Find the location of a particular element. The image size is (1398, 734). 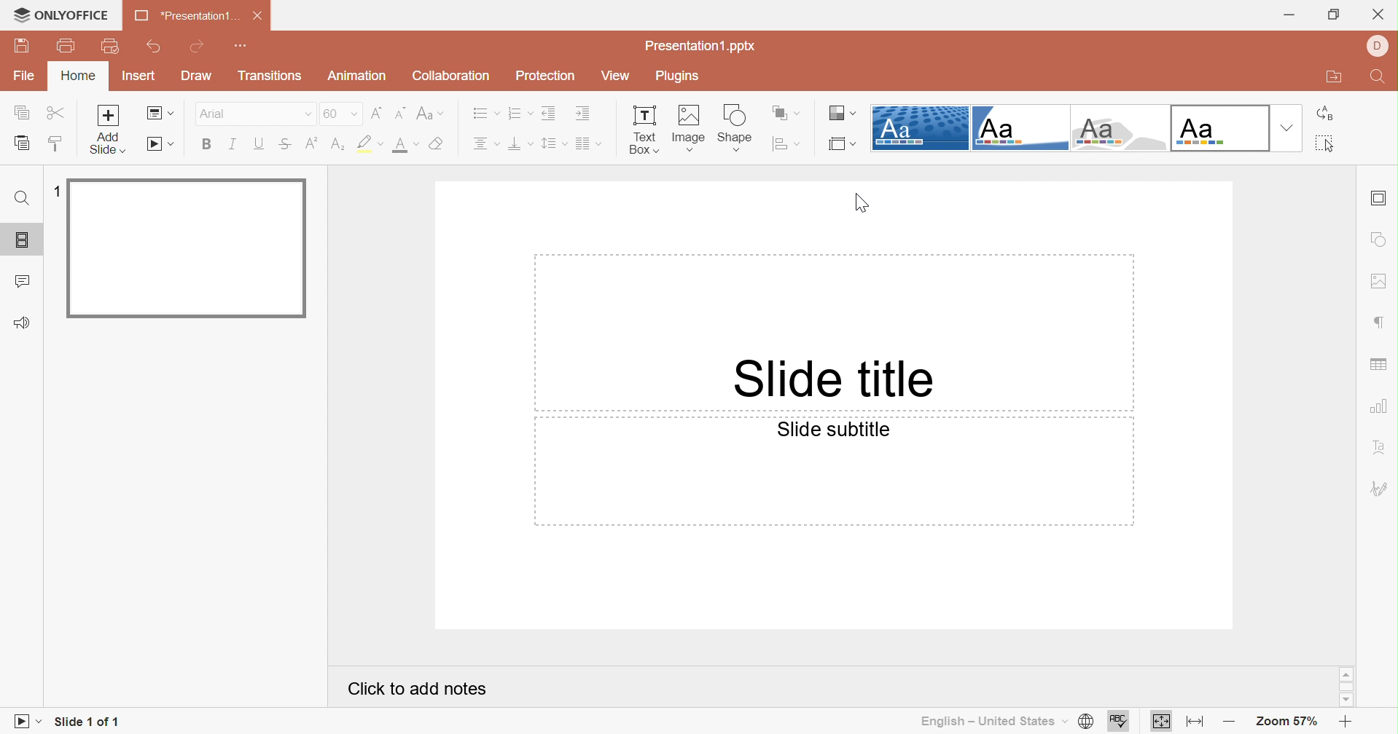

1 is located at coordinates (53, 191).